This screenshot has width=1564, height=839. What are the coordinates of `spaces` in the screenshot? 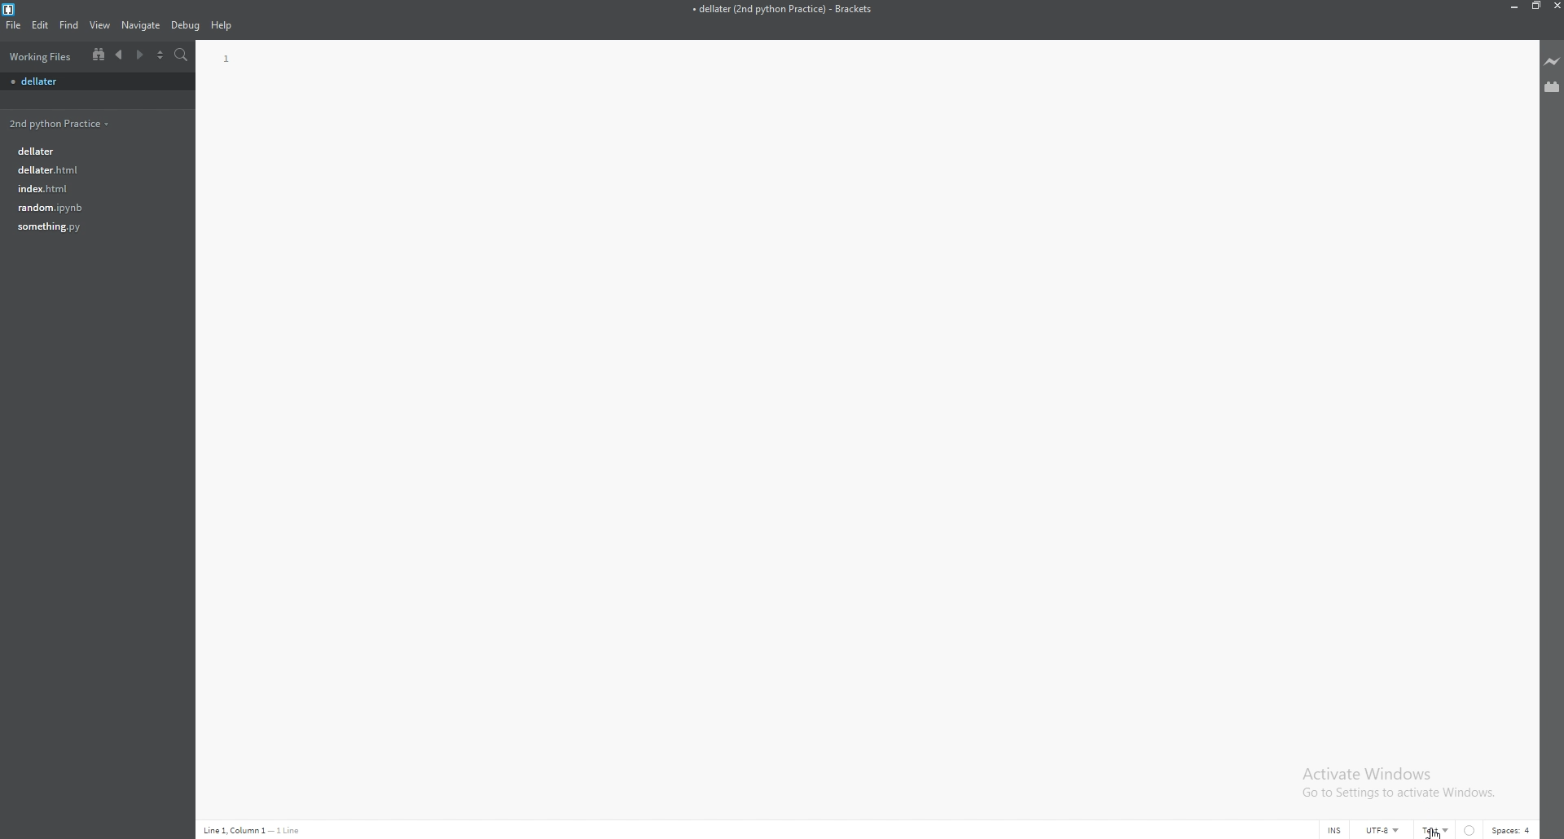 It's located at (1513, 829).